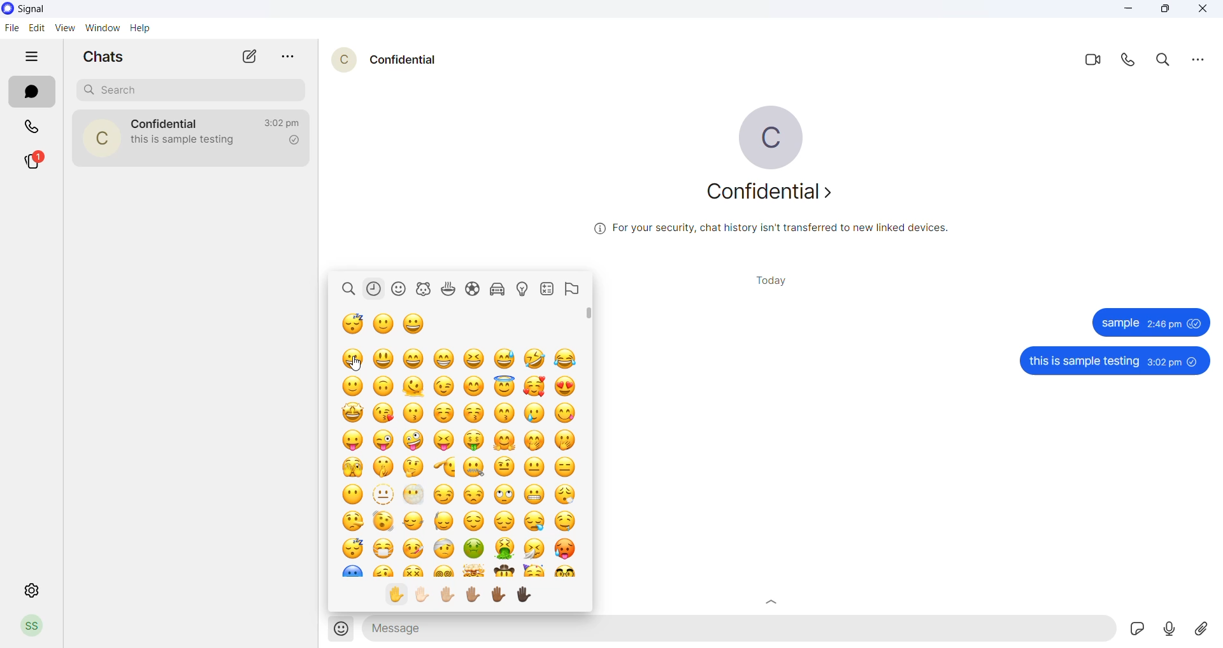 This screenshot has height=648, width=1223. I want to click on edit, so click(38, 27).